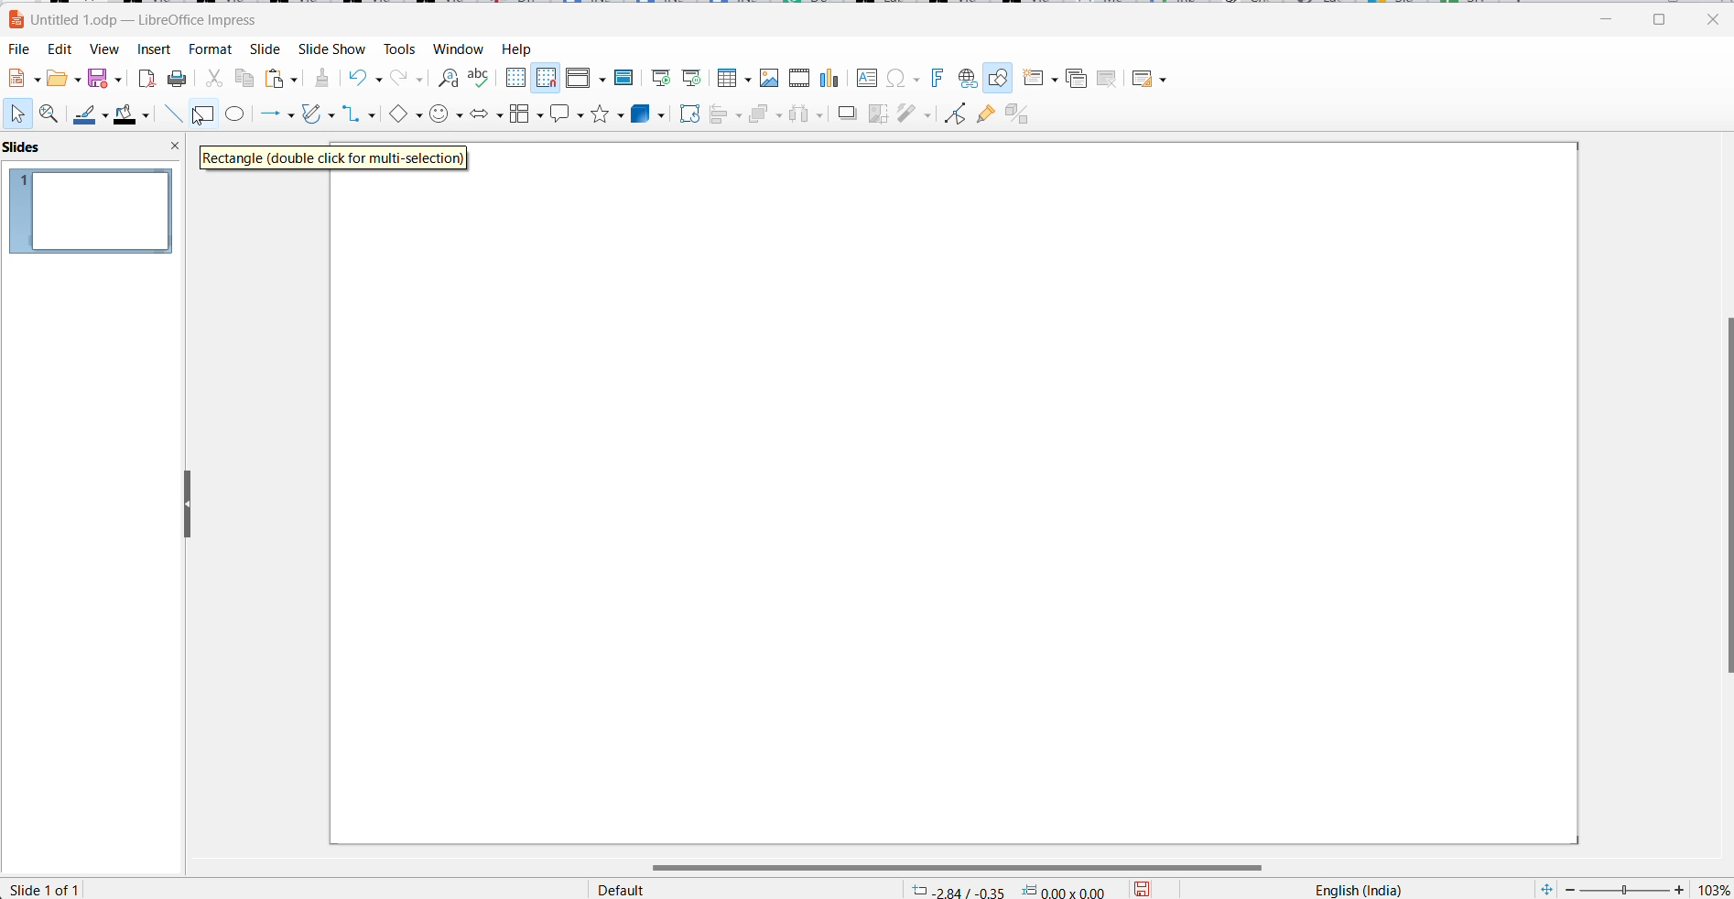 The image size is (1734, 899). Describe the element at coordinates (20, 50) in the screenshot. I see `File` at that location.